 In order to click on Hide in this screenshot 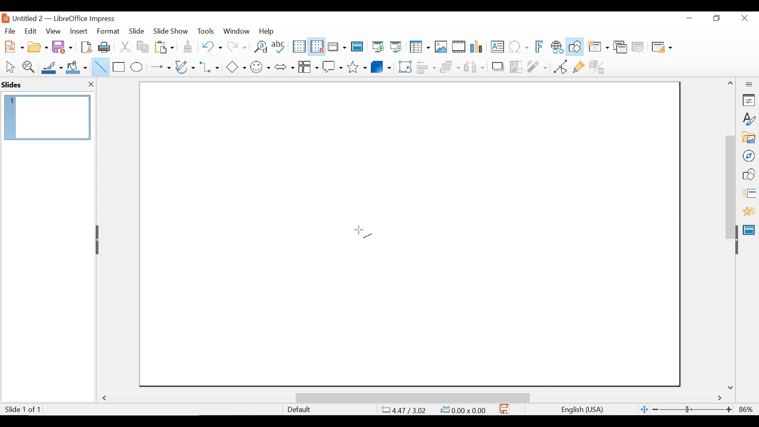, I will do `click(736, 238)`.